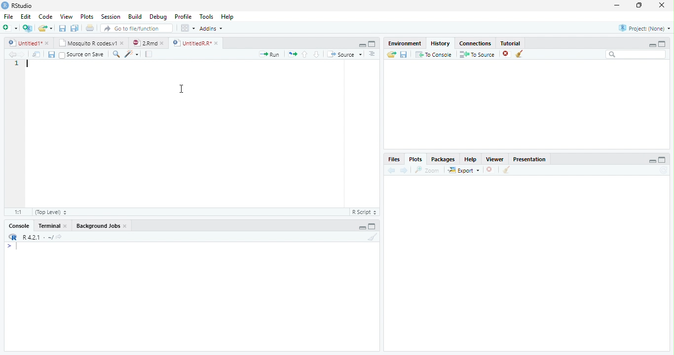 The height and width of the screenshot is (355, 674). Describe the element at coordinates (662, 43) in the screenshot. I see `maximize` at that location.